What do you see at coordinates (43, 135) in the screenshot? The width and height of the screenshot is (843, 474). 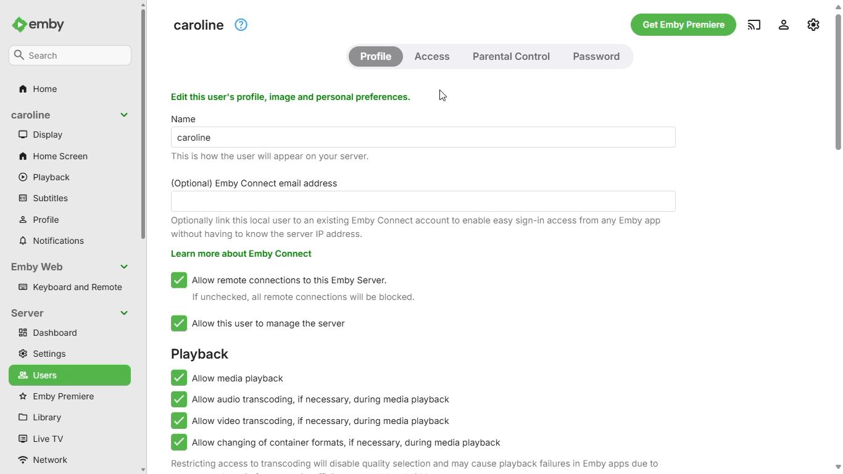 I see `display` at bounding box center [43, 135].